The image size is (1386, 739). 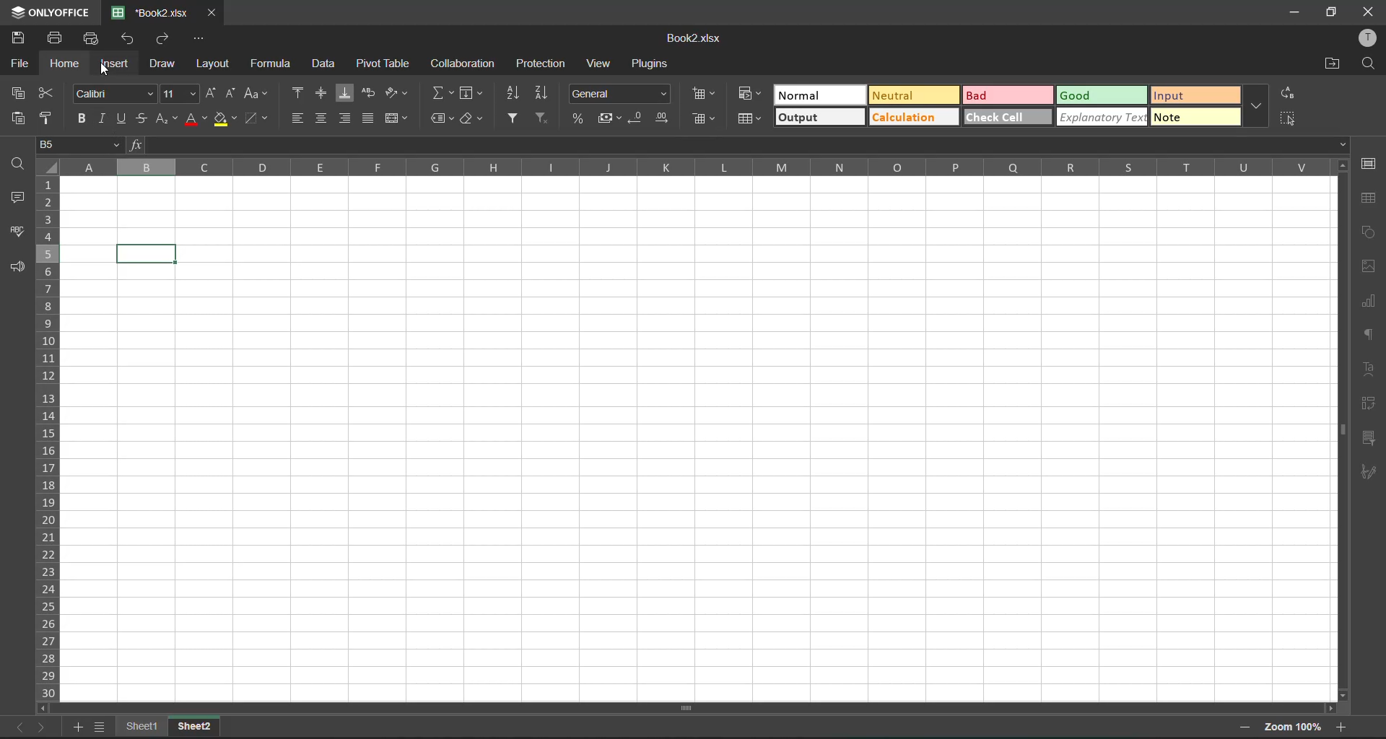 I want to click on neutral, so click(x=914, y=97).